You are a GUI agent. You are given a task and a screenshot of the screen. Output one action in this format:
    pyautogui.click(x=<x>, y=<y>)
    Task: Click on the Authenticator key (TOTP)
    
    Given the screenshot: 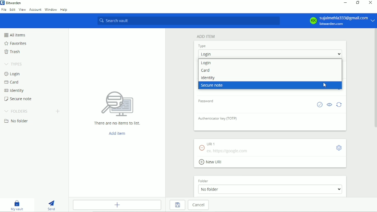 What is the action you would take?
    pyautogui.click(x=219, y=120)
    